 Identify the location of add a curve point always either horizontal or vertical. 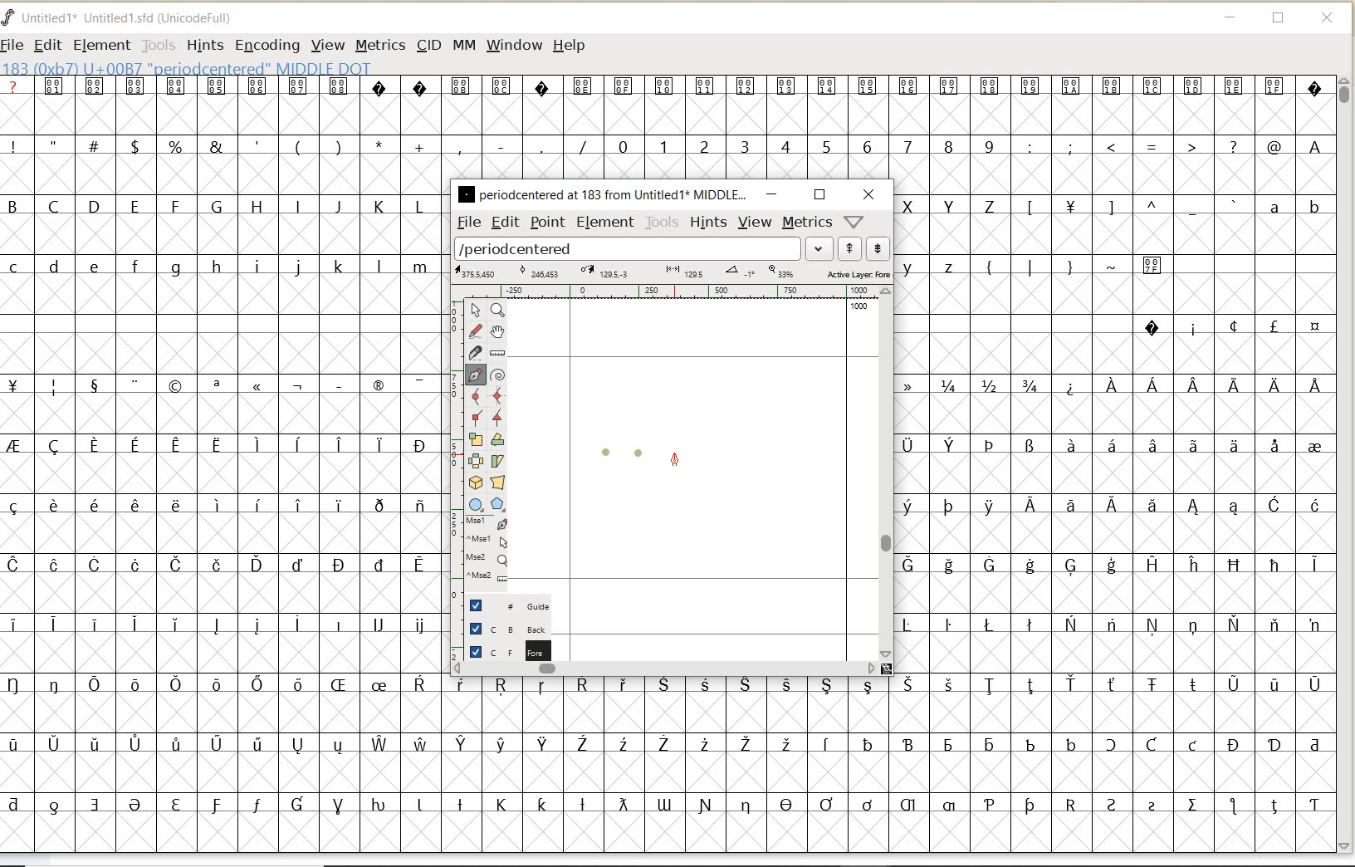
(497, 394).